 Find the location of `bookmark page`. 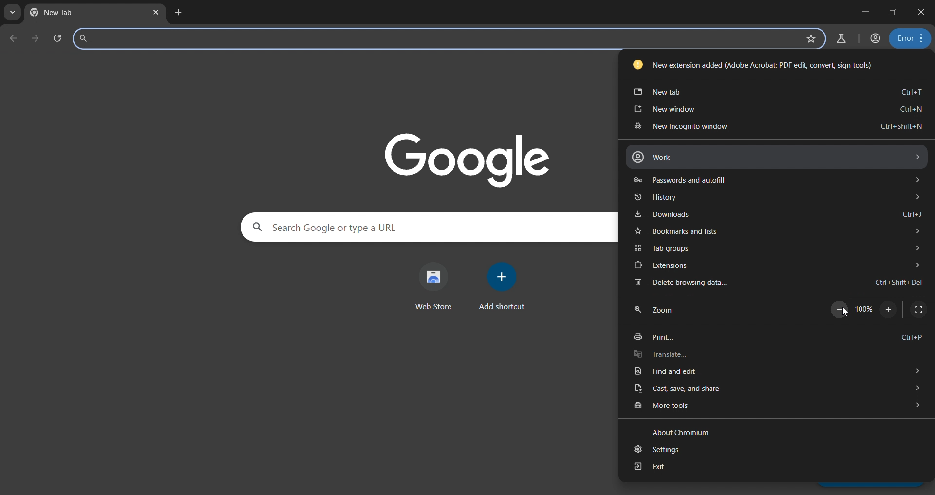

bookmark page is located at coordinates (812, 39).